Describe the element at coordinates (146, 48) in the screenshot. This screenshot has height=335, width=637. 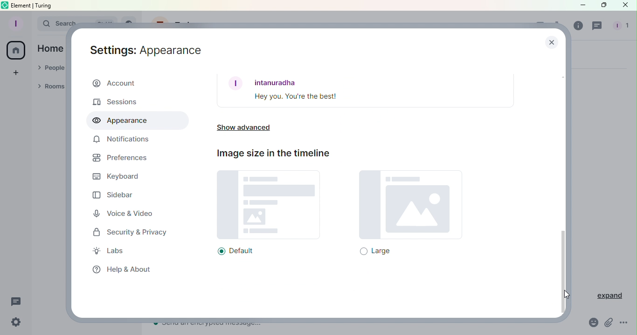
I see `Settings: Appearance` at that location.